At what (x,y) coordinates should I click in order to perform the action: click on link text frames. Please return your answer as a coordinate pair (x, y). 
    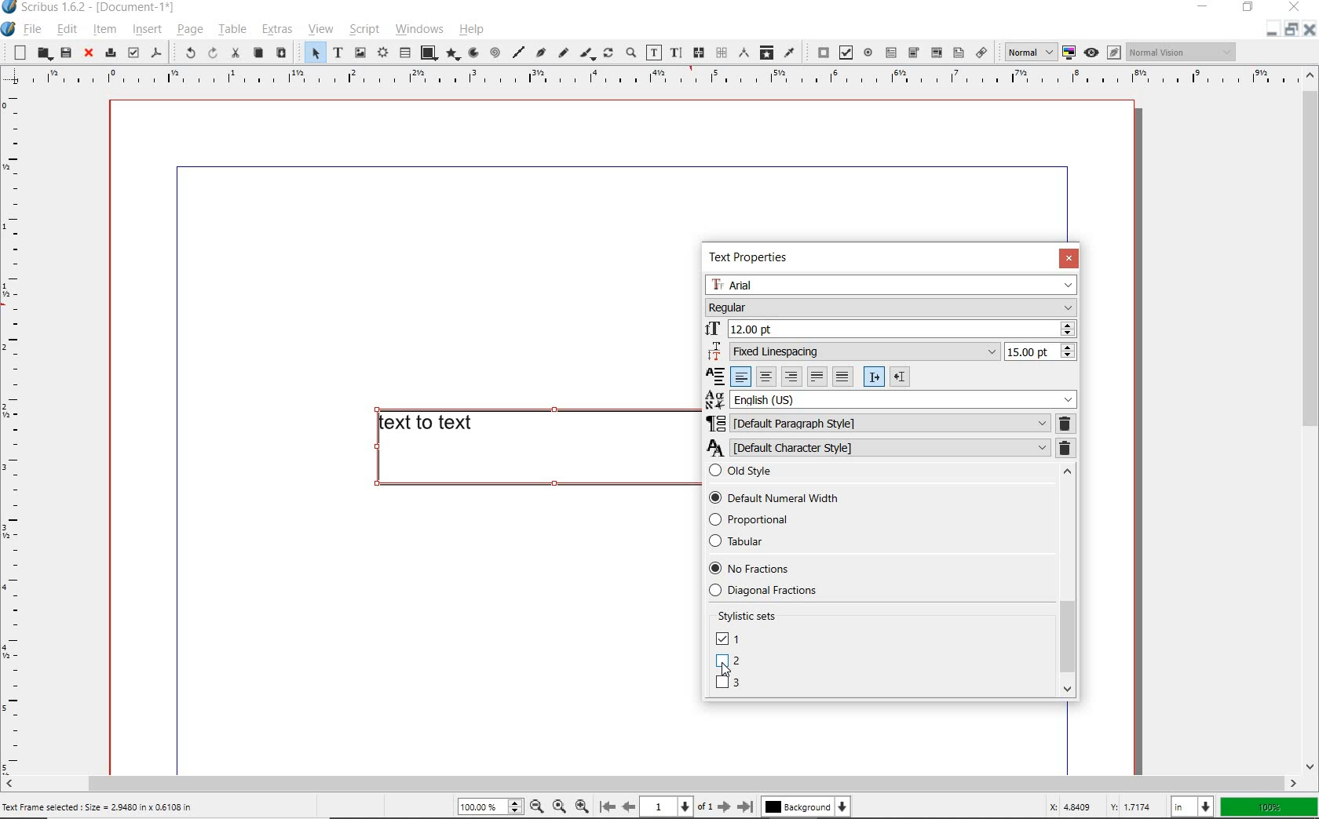
    Looking at the image, I should click on (696, 53).